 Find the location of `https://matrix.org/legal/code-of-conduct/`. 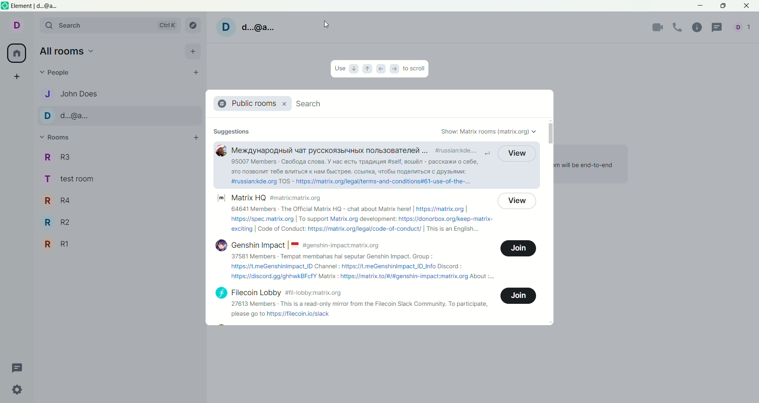

https://matrix.org/legal/code-of-conduct/ is located at coordinates (365, 229).